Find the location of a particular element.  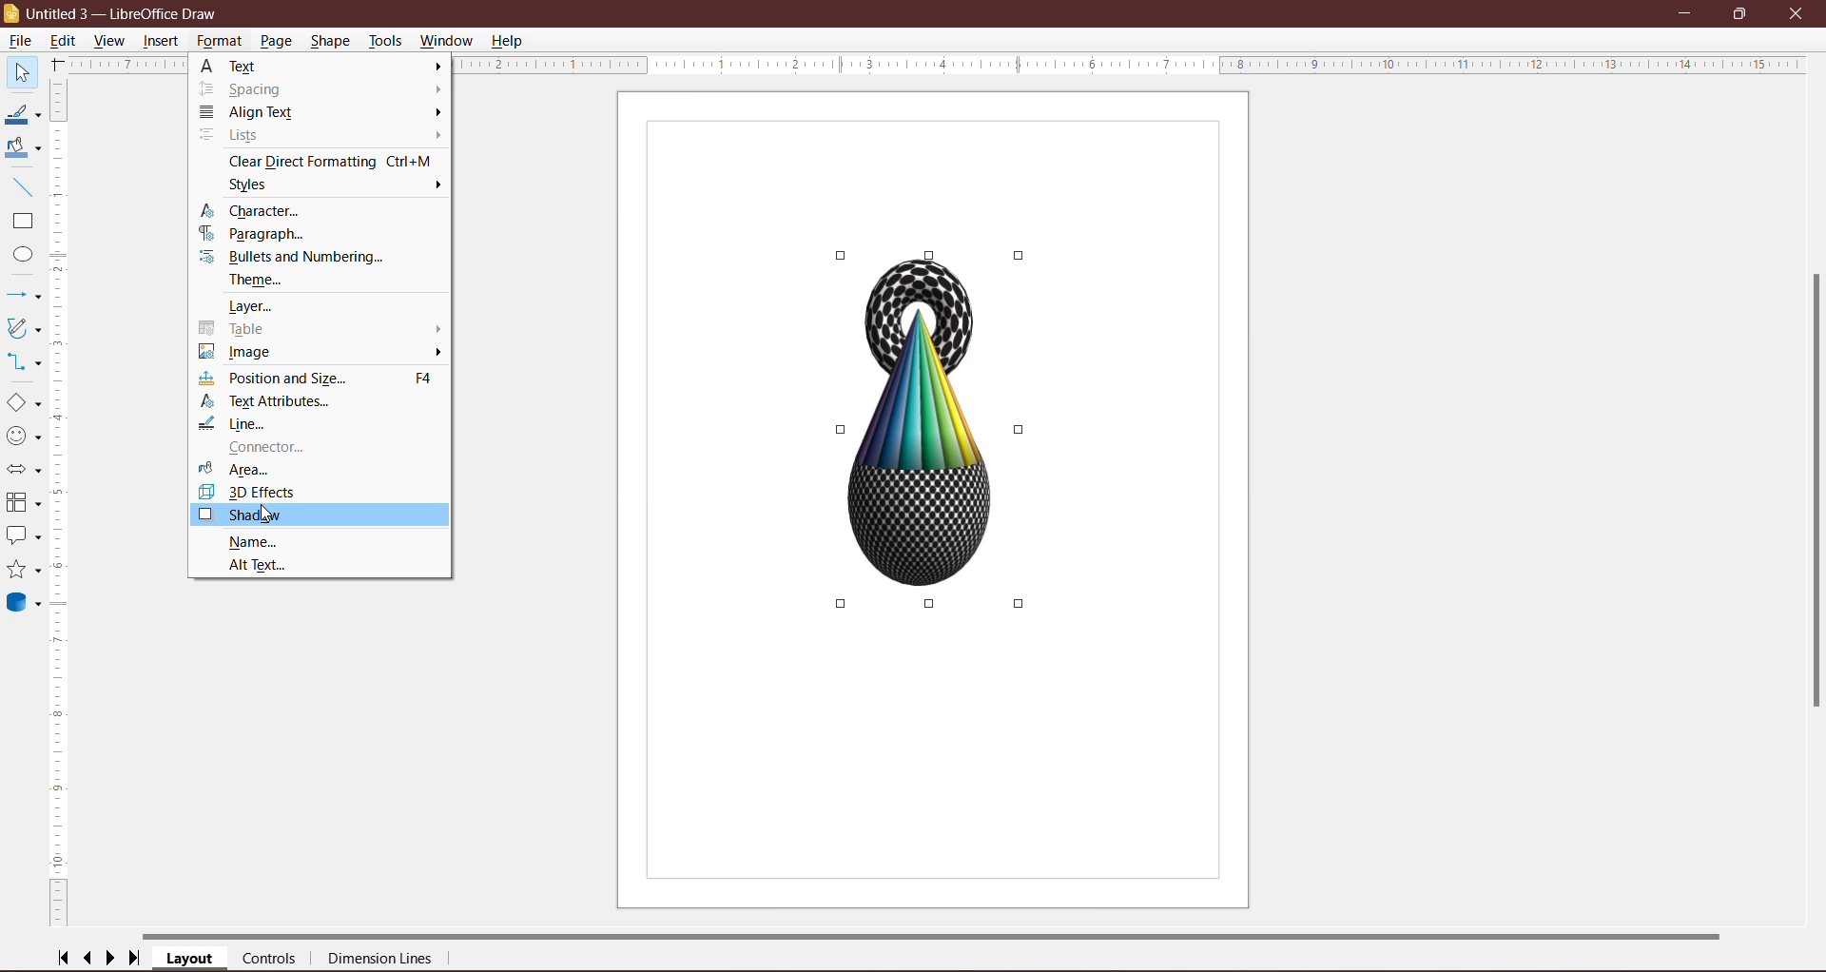

Bullets and Numbering is located at coordinates (301, 259).